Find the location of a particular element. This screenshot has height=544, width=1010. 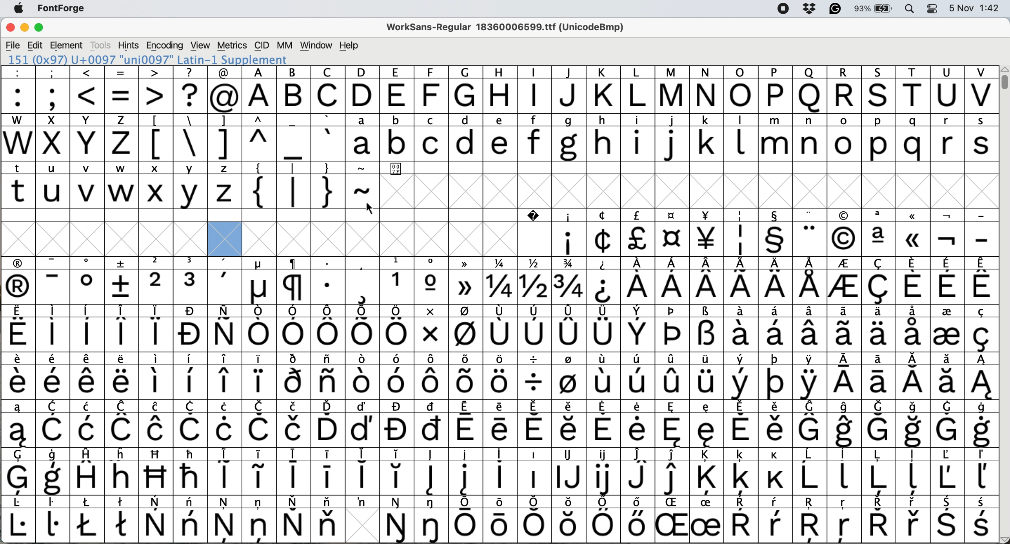

v is located at coordinates (87, 186).